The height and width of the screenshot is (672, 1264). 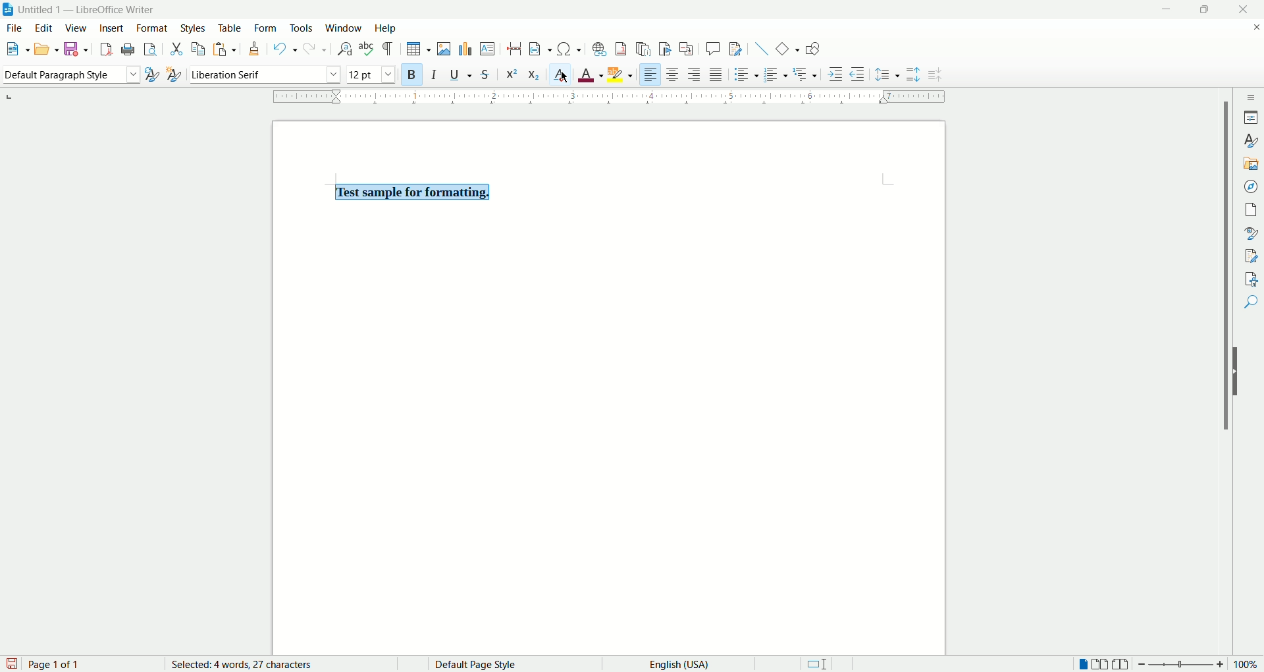 What do you see at coordinates (151, 49) in the screenshot?
I see `print preview` at bounding box center [151, 49].